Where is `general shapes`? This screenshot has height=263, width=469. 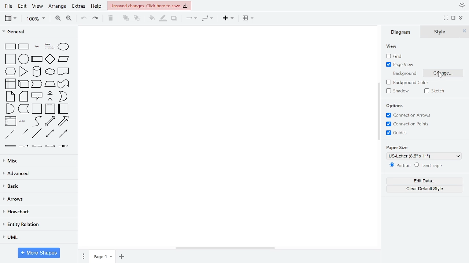
general shapes is located at coordinates (37, 108).